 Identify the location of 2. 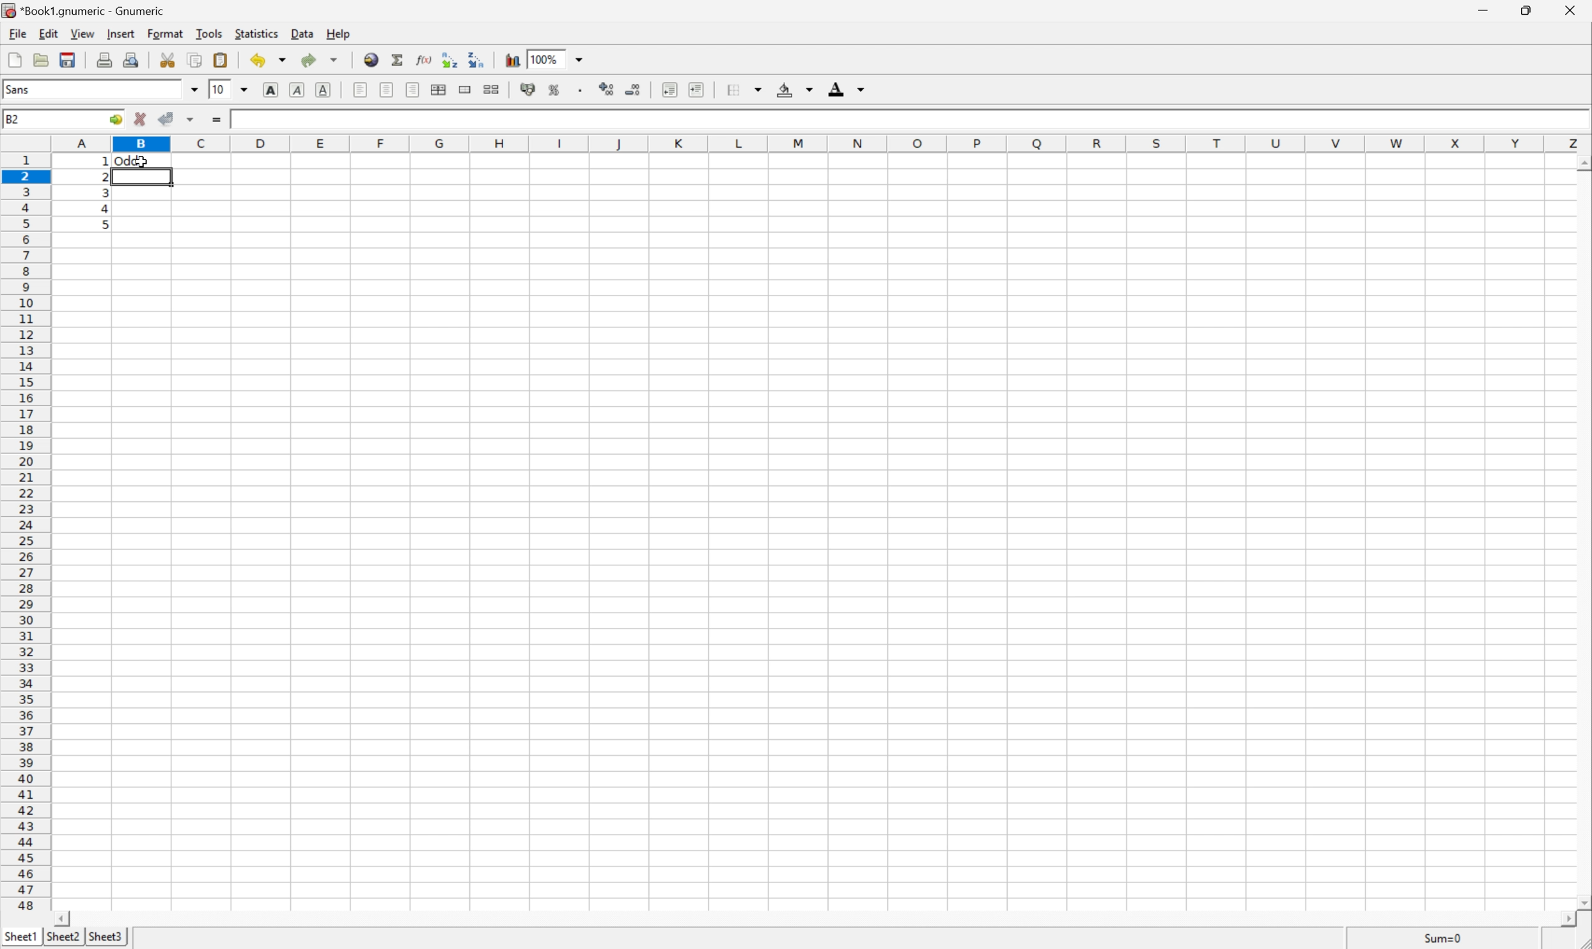
(105, 175).